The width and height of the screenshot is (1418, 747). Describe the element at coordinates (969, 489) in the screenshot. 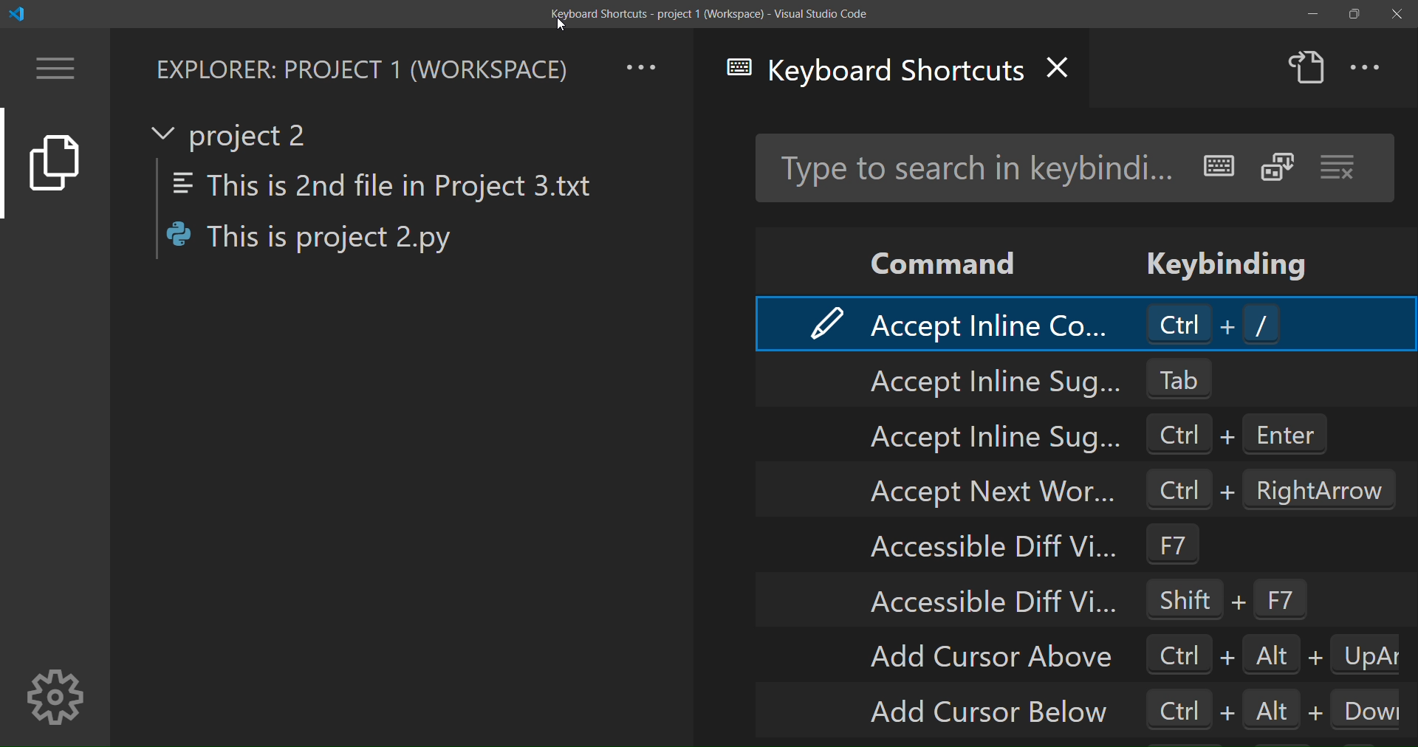

I see `accept next Wor...` at that location.